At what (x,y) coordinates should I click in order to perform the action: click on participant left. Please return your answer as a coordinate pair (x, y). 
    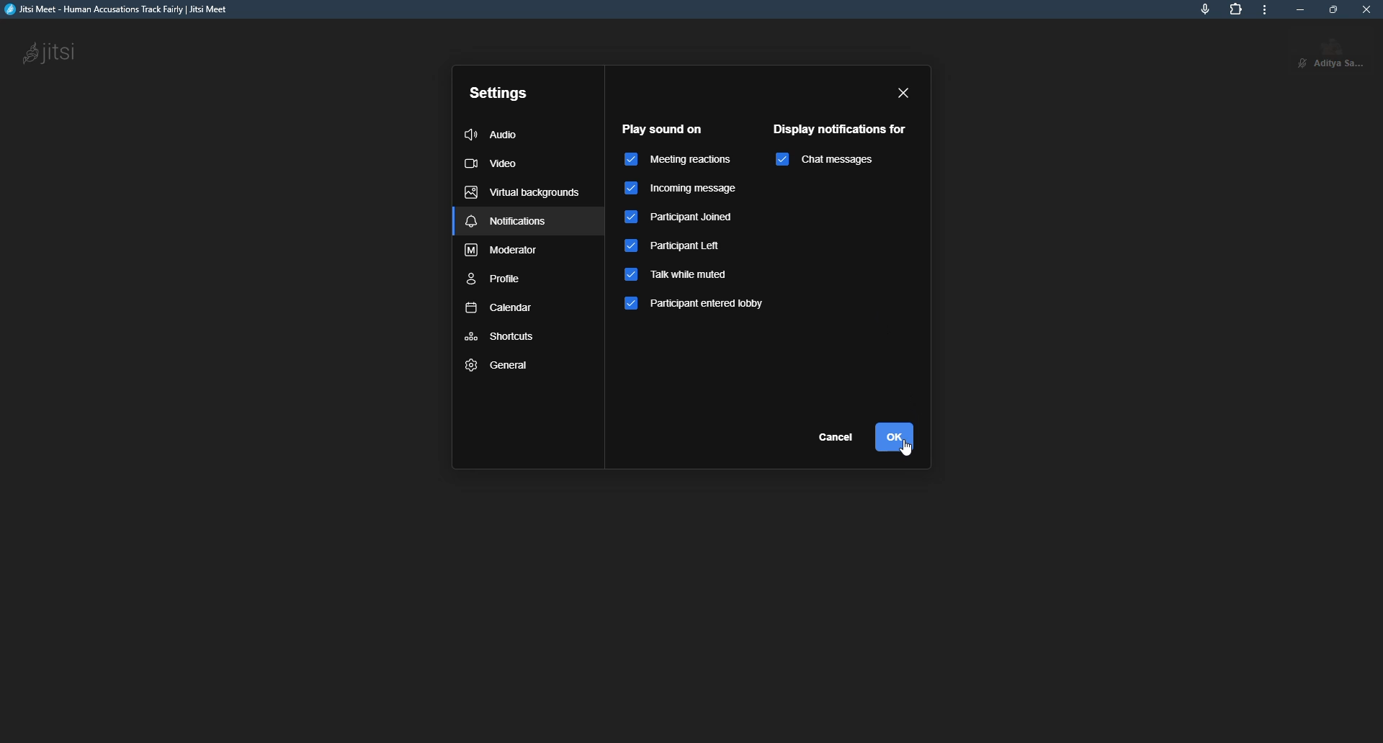
    Looking at the image, I should click on (679, 248).